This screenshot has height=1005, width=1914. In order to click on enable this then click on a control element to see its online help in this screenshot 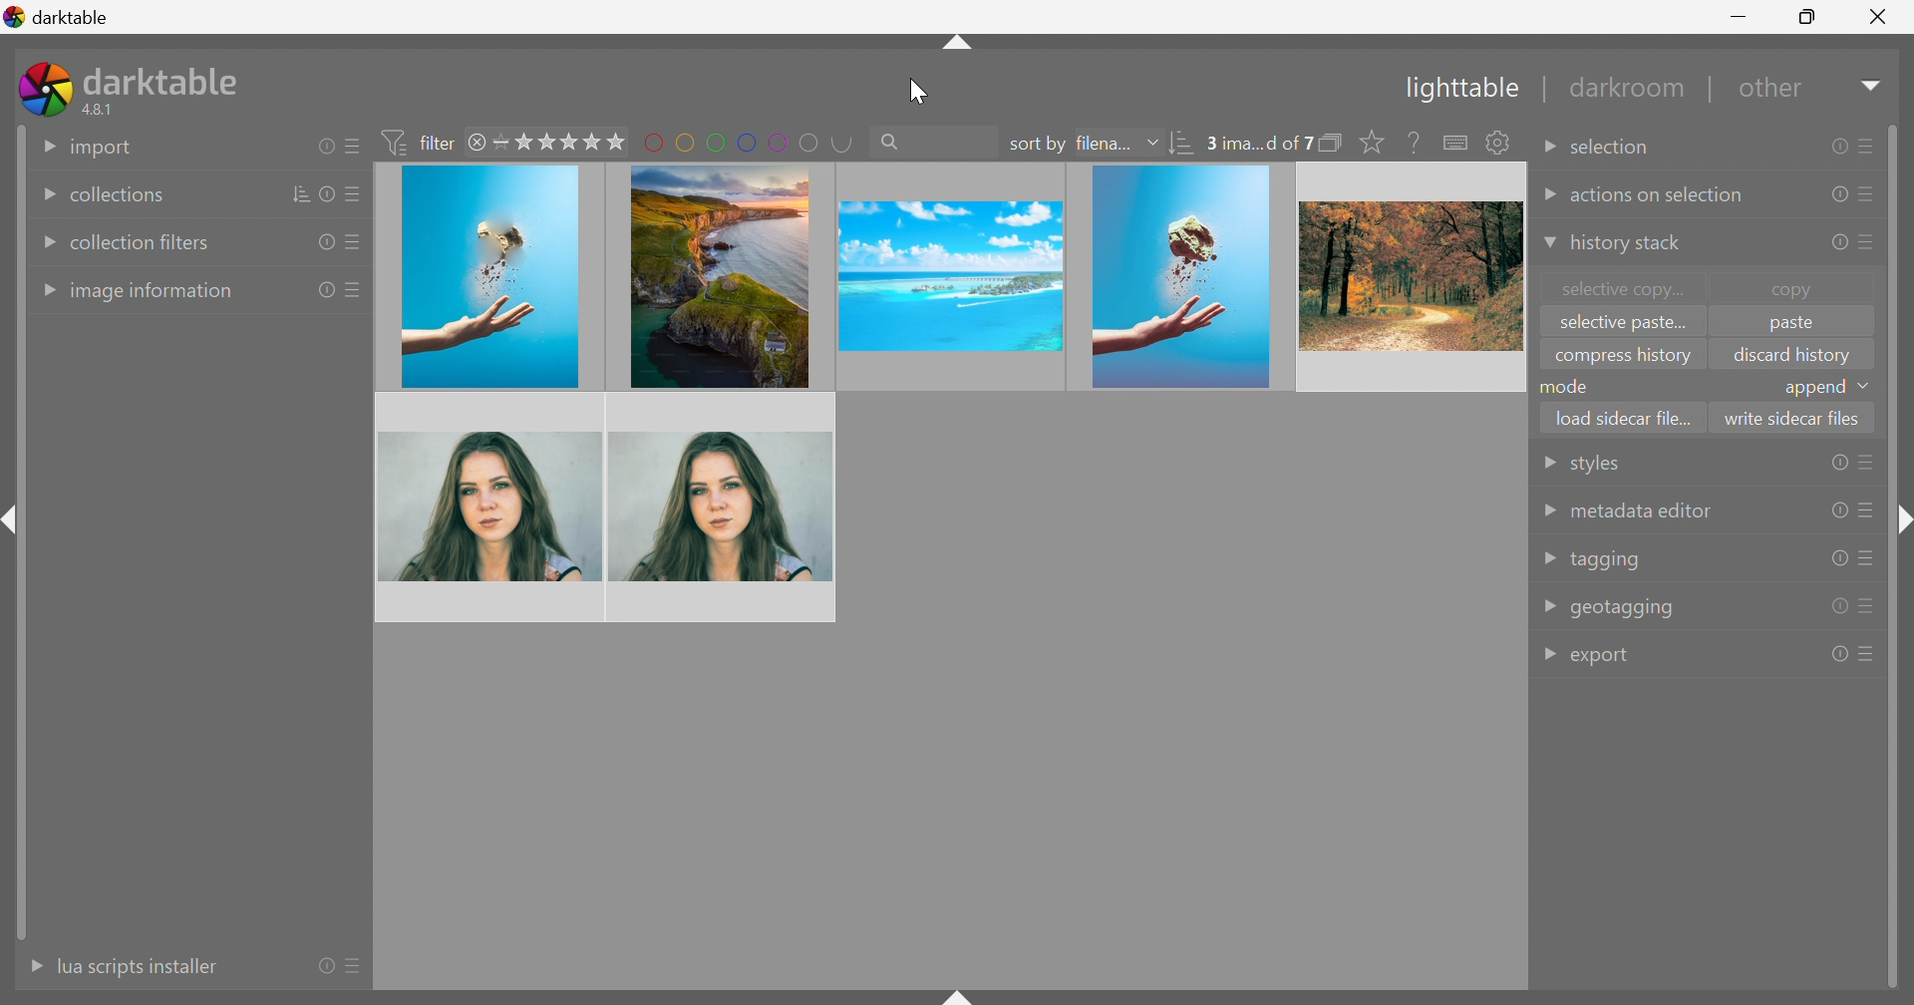, I will do `click(1415, 142)`.